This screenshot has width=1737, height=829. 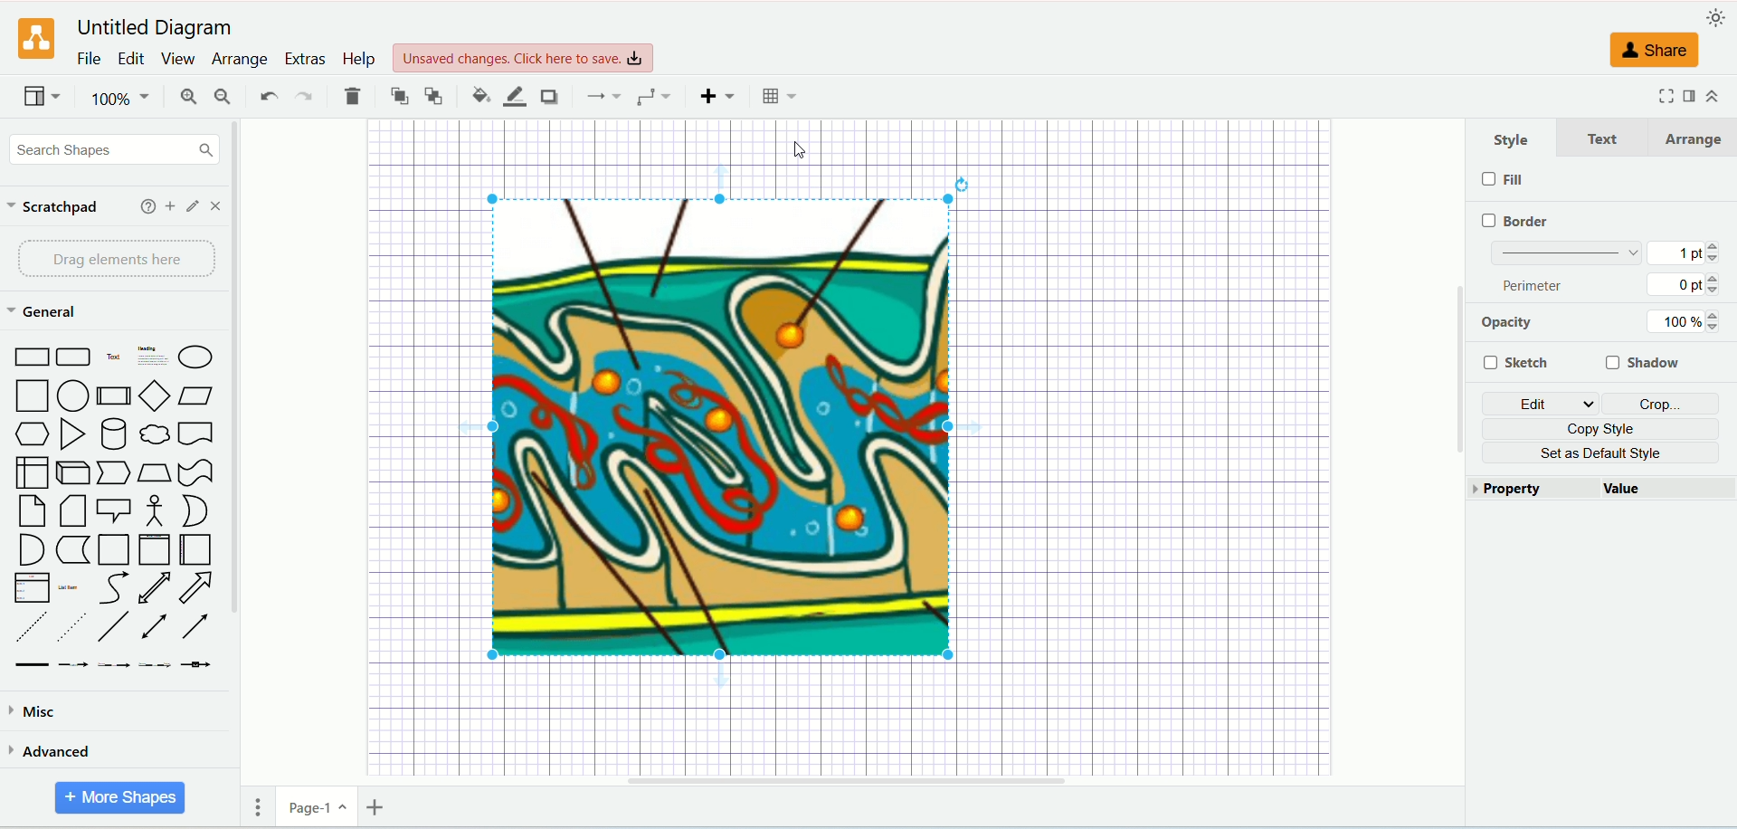 I want to click on Vertical Container, so click(x=157, y=550).